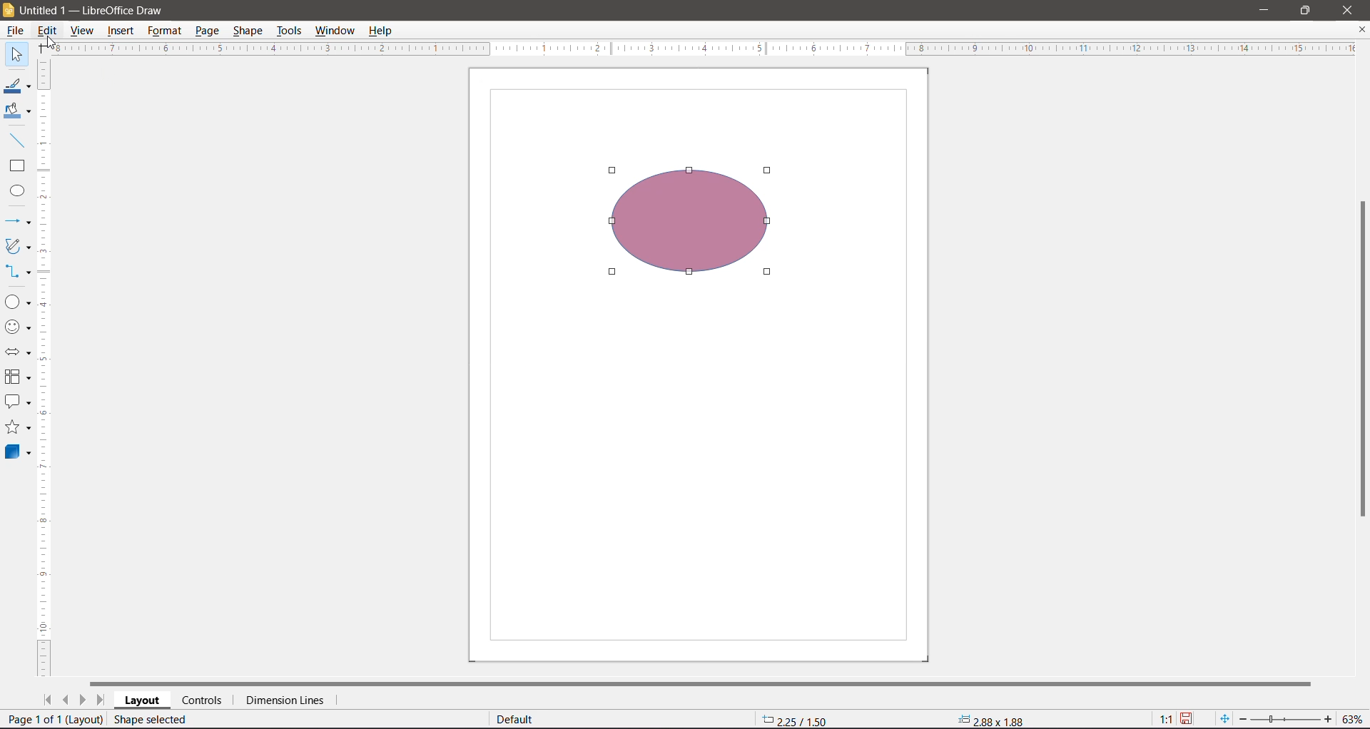 This screenshot has width=1370, height=729. Describe the element at coordinates (54, 718) in the screenshot. I see `current page` at that location.